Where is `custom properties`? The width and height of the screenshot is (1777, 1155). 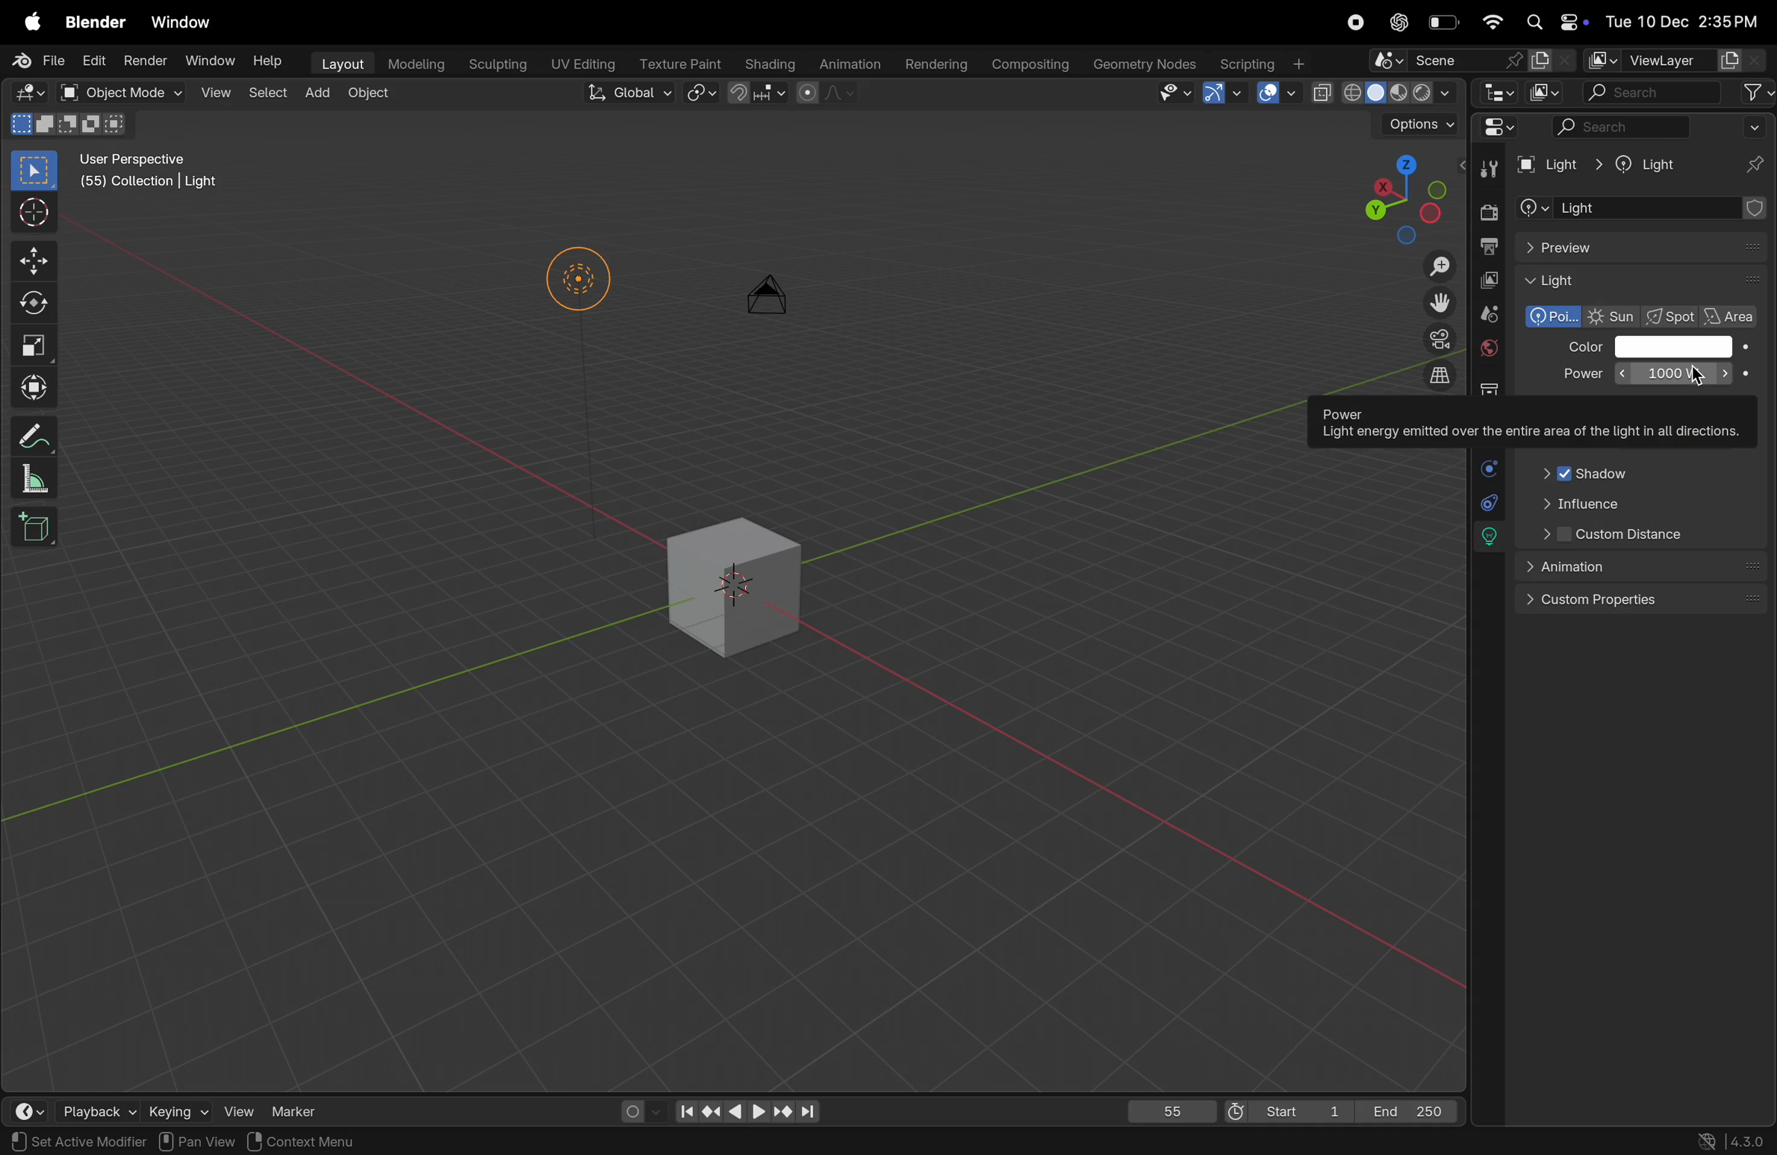
custom properties is located at coordinates (1640, 598).